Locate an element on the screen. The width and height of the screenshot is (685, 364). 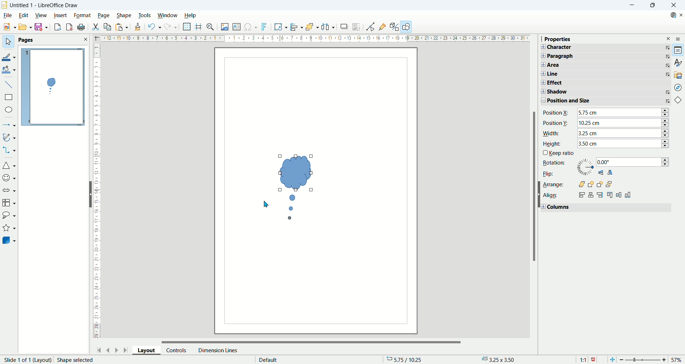
Maximize is located at coordinates (652, 5).